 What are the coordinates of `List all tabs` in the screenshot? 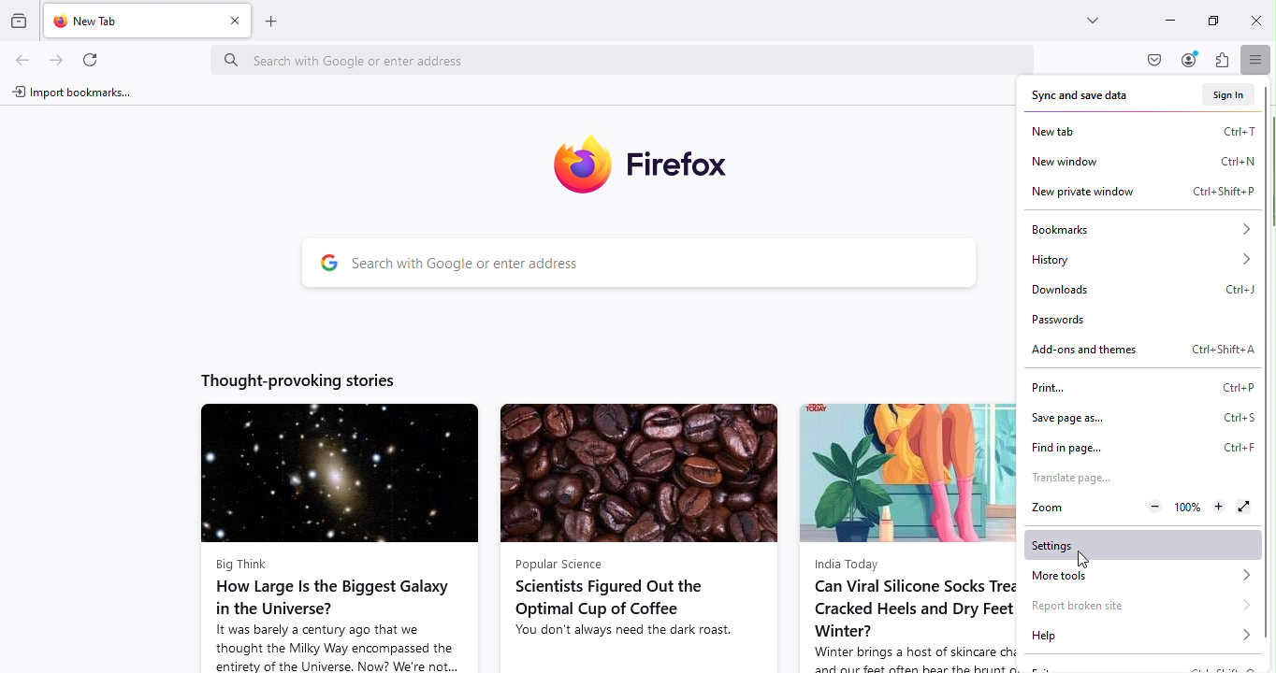 It's located at (1087, 20).